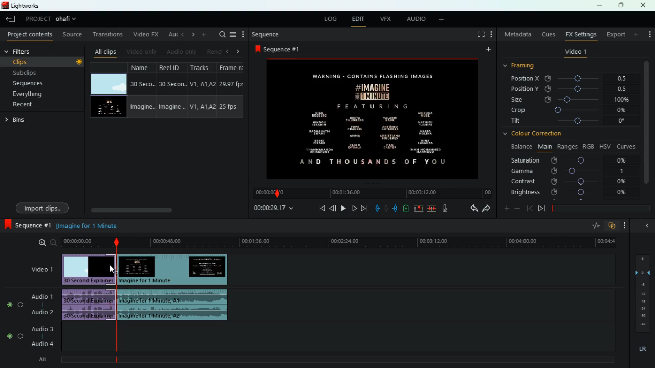 This screenshot has height=368, width=655. I want to click on scroll, so click(164, 210).